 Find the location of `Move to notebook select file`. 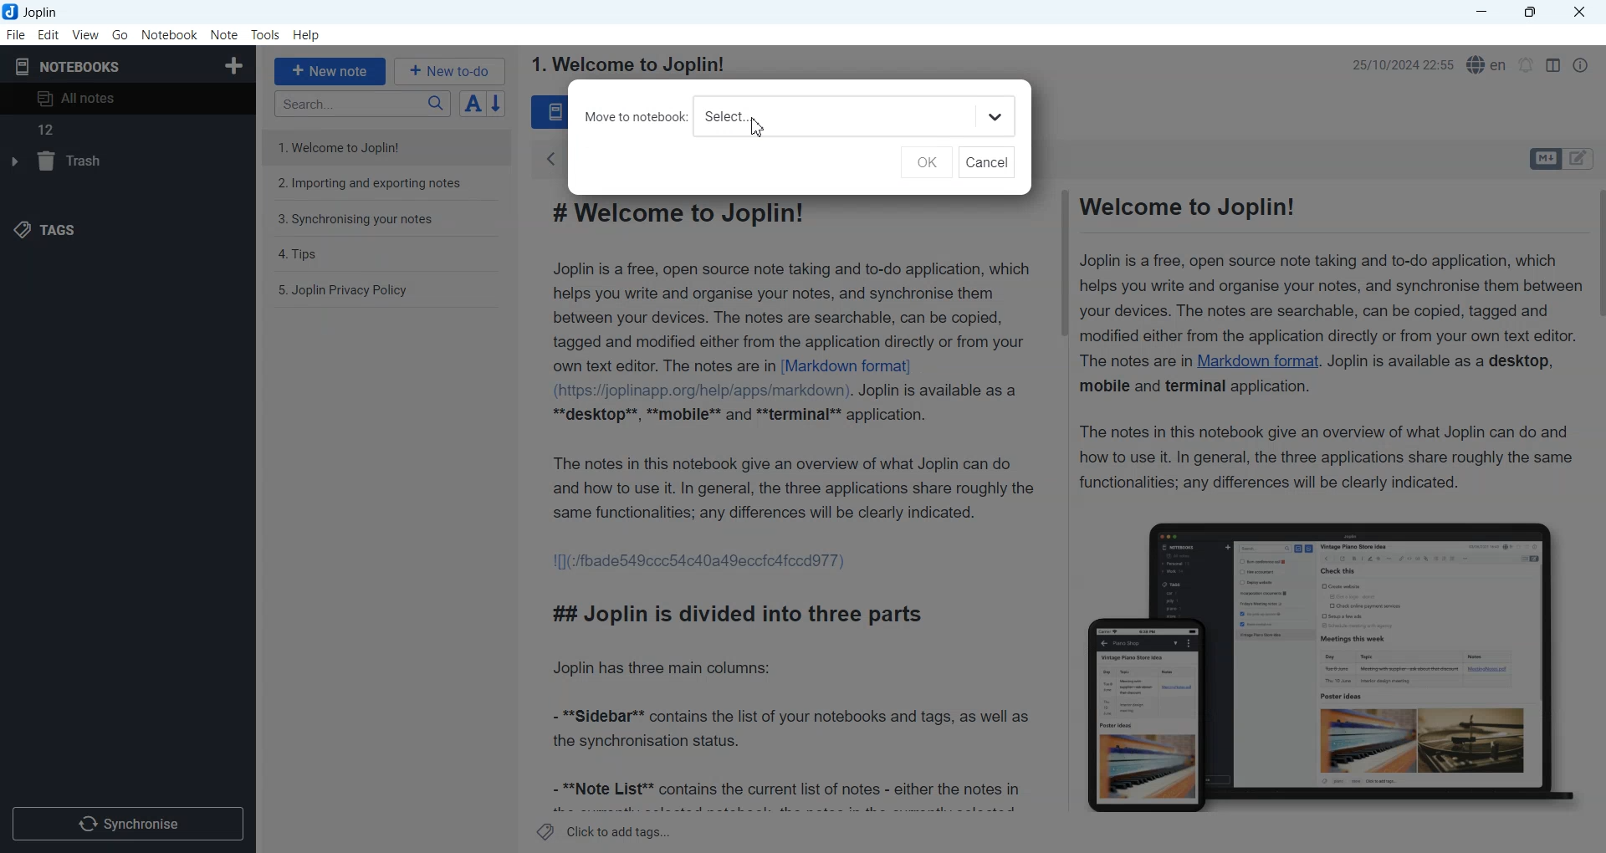

Move to notebook select file is located at coordinates (771, 116).